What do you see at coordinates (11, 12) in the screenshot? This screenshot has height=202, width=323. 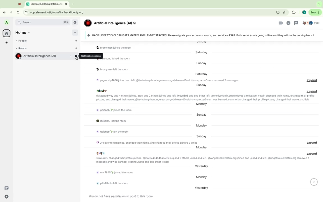 I see `Forward` at bounding box center [11, 12].